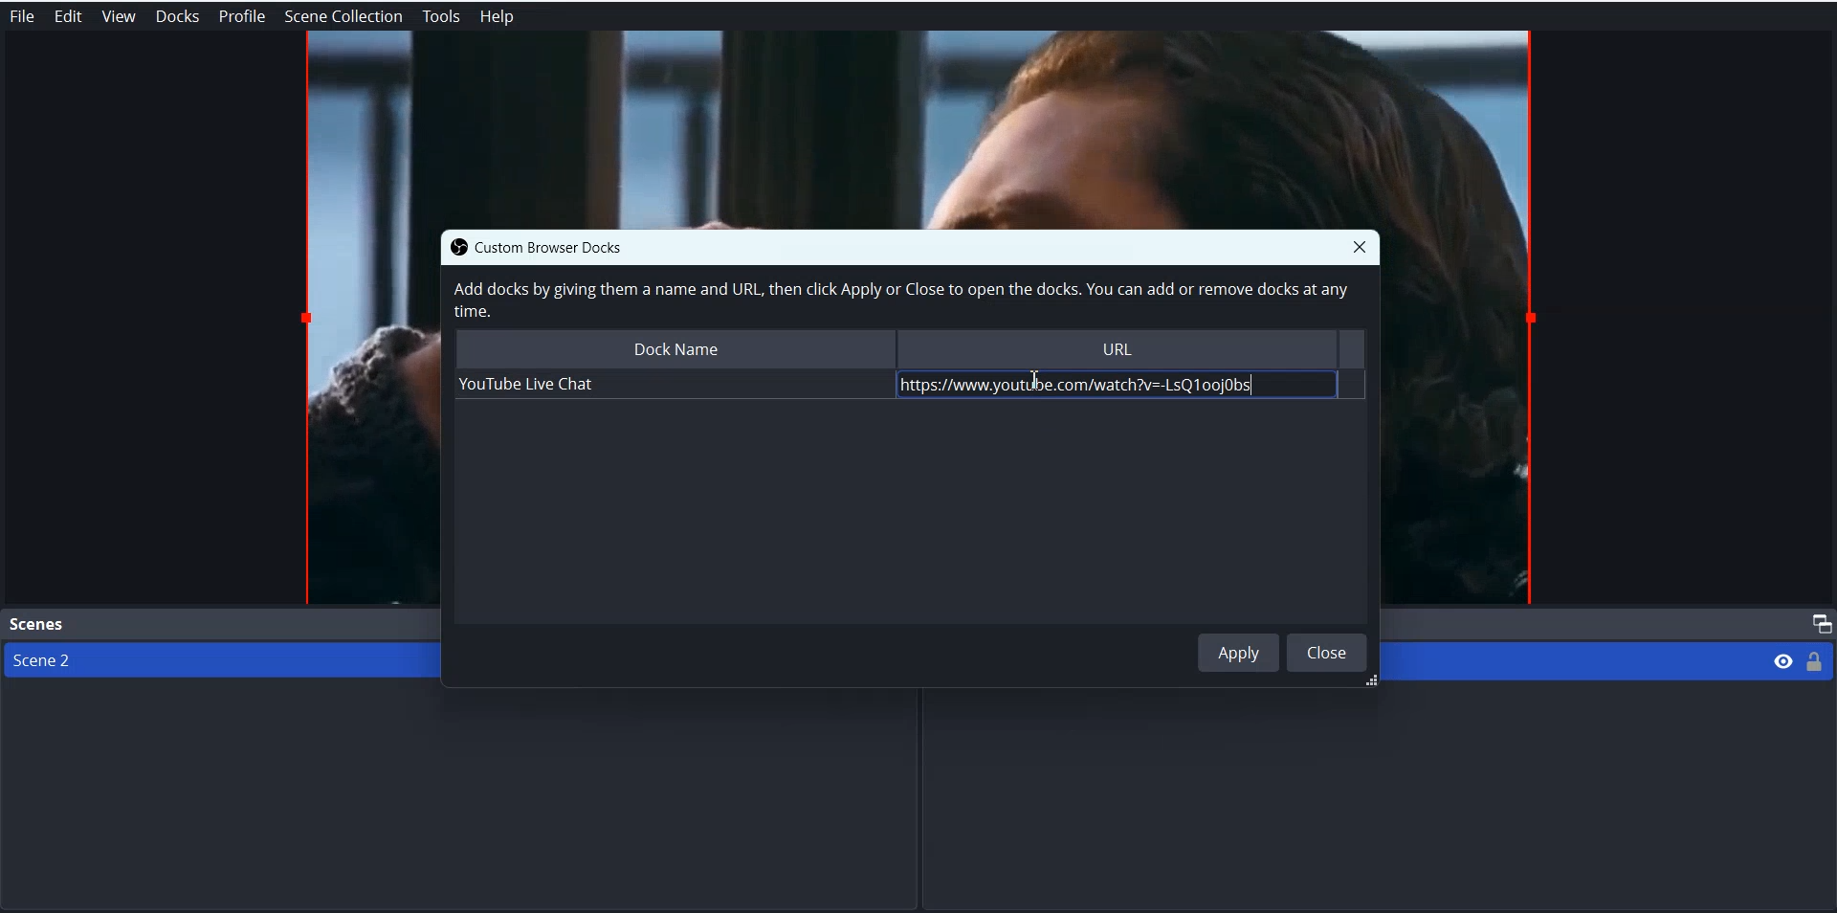 The image size is (1837, 913). What do you see at coordinates (1464, 420) in the screenshot?
I see `File Preview window` at bounding box center [1464, 420].